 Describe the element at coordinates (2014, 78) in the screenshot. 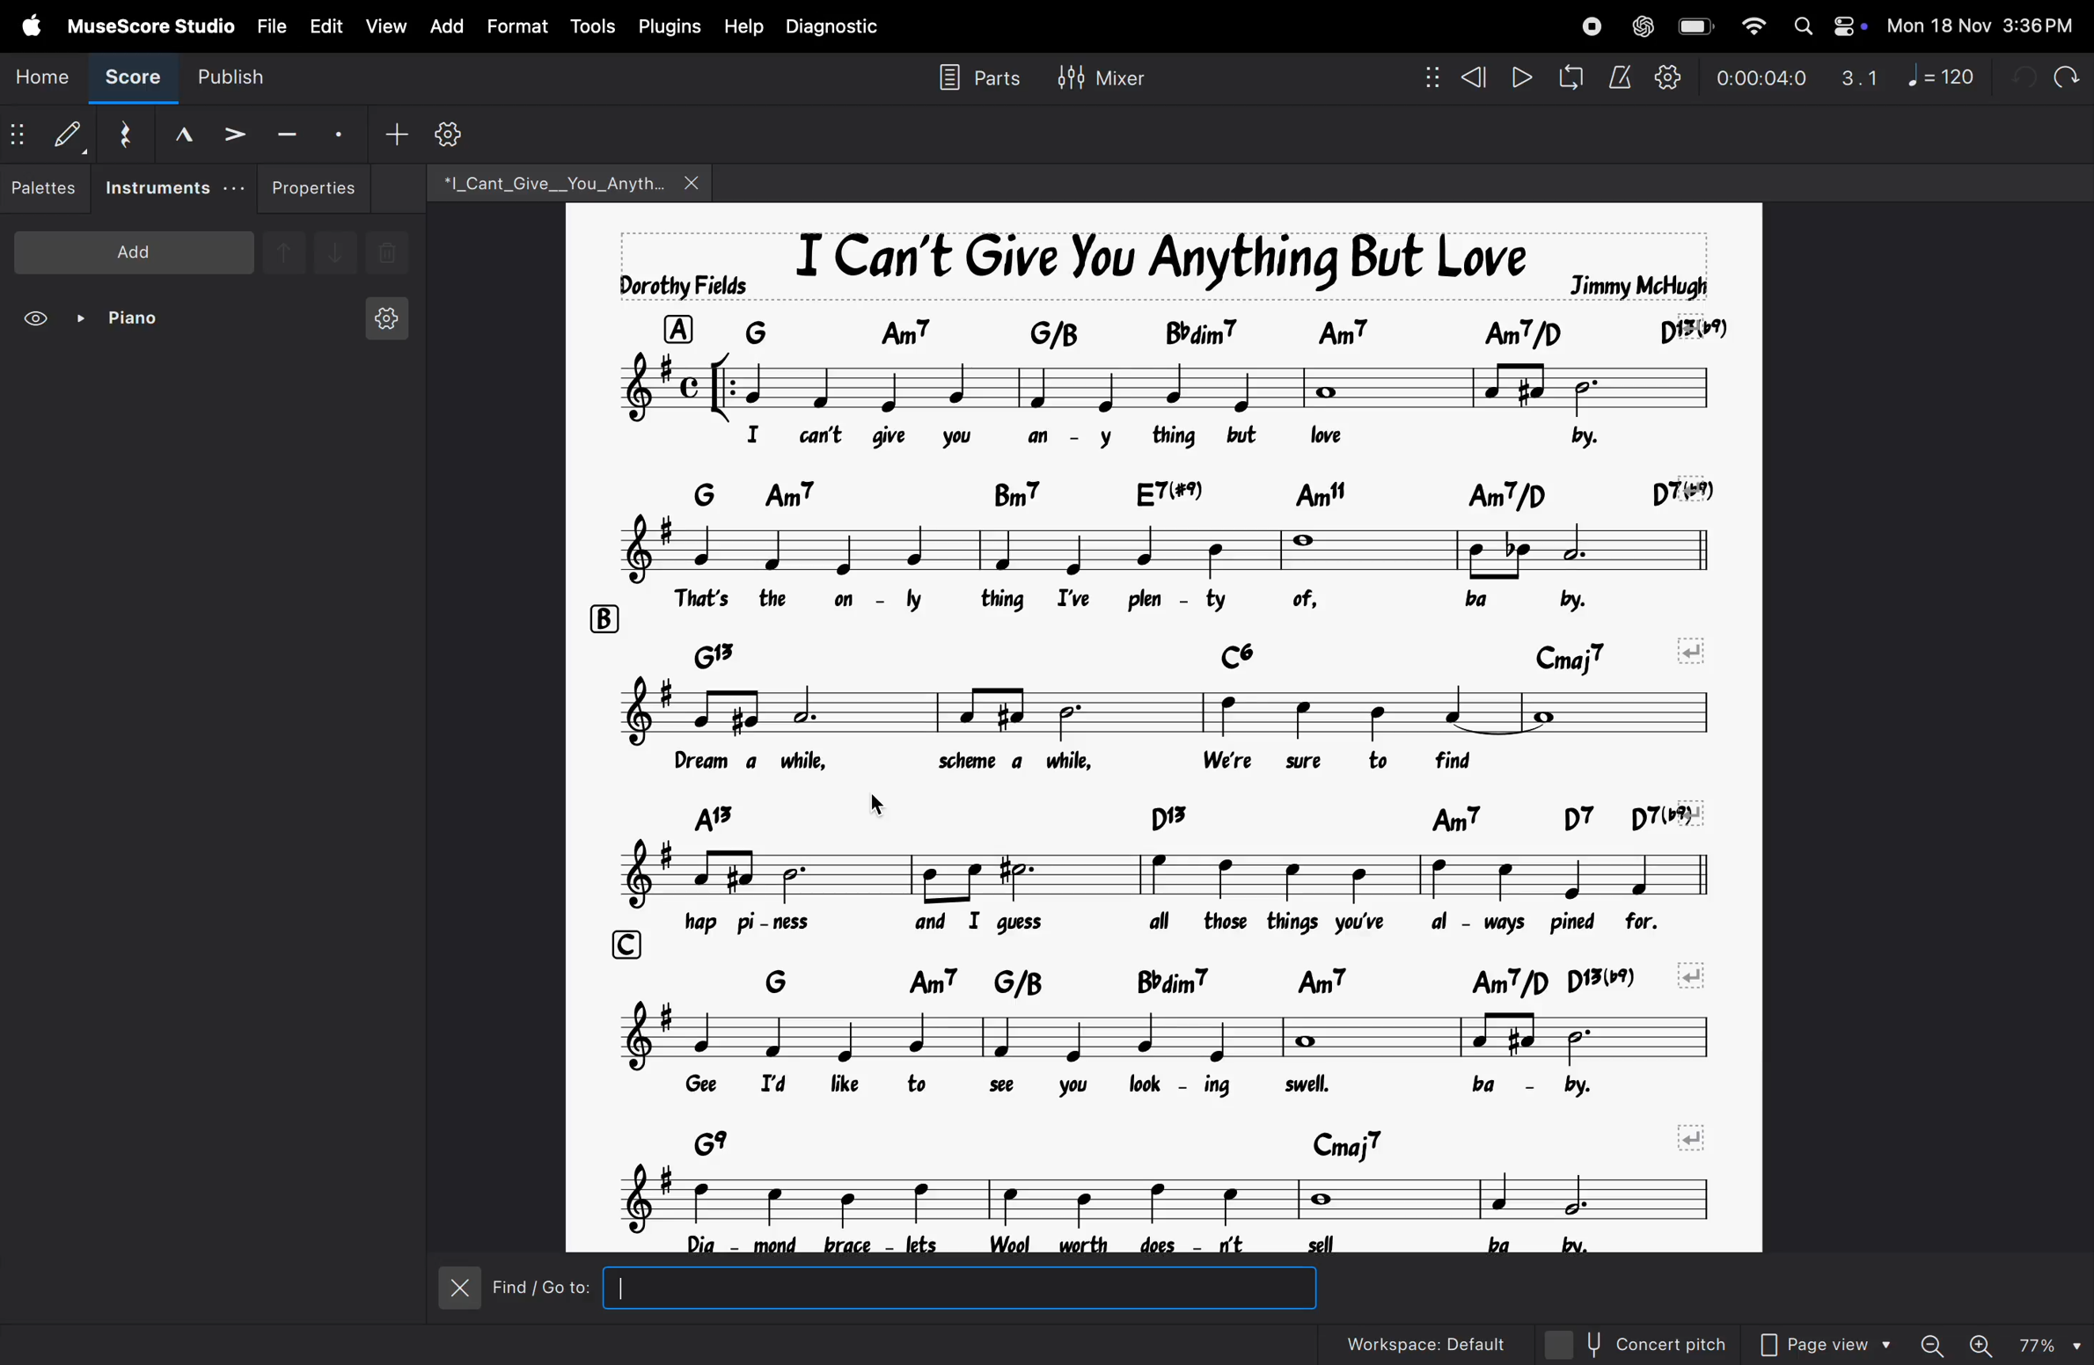

I see `undo` at that location.